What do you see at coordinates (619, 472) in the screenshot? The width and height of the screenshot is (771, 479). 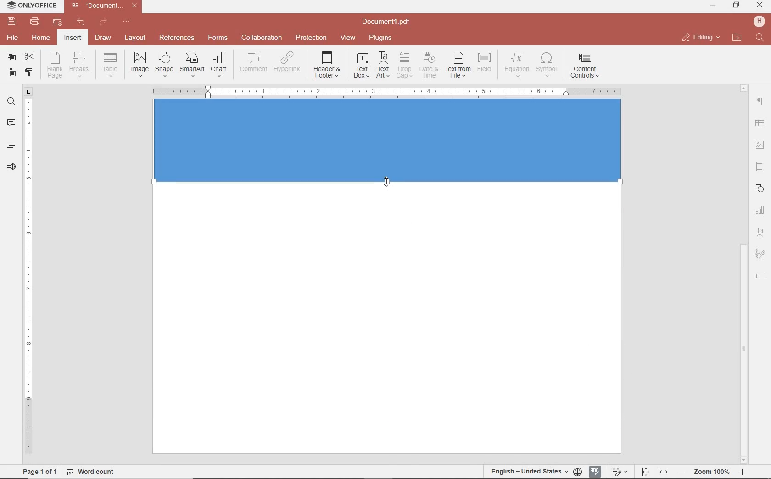 I see `track change` at bounding box center [619, 472].